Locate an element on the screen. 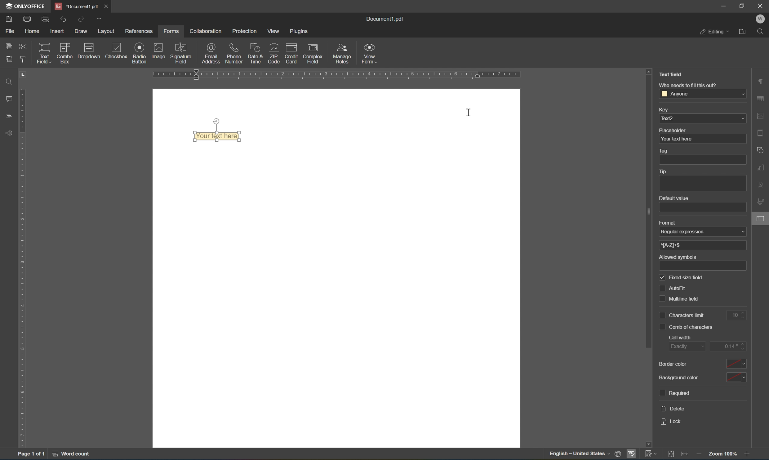 This screenshot has width=769, height=460. characters limit is located at coordinates (680, 315).